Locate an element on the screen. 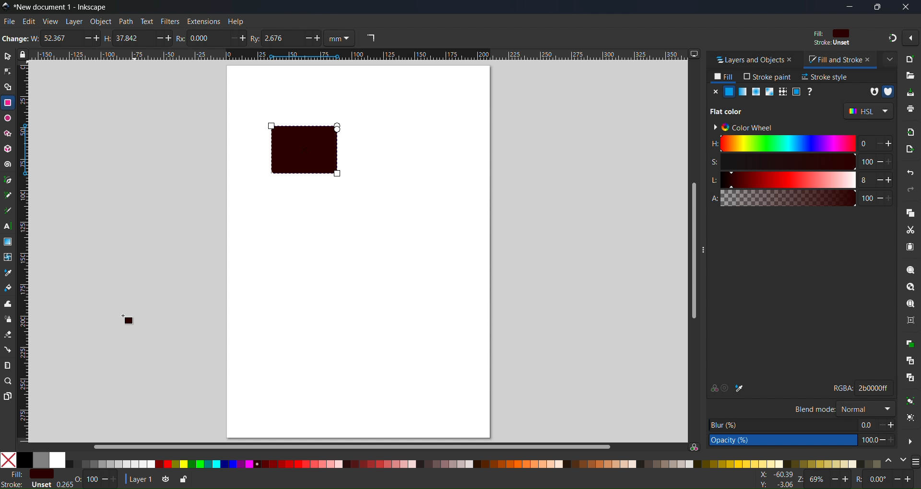  Height of the rectangle 37.842 is located at coordinates (129, 39).